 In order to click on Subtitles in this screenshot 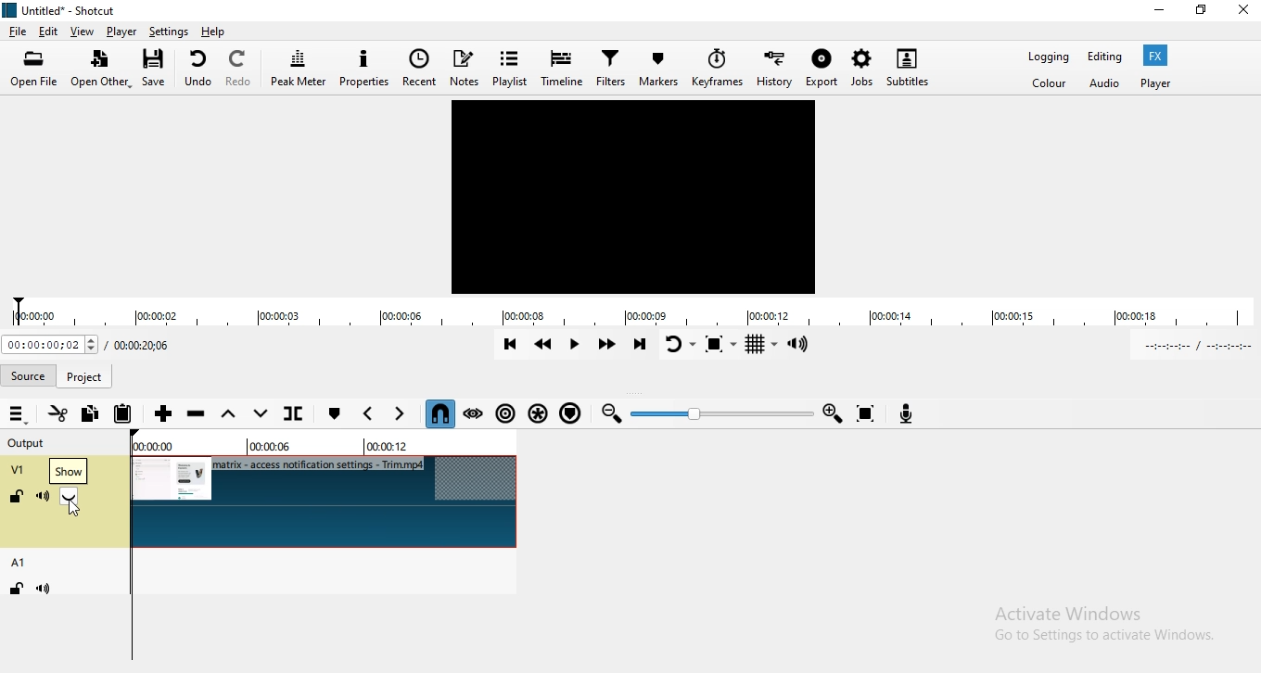, I will do `click(911, 69)`.